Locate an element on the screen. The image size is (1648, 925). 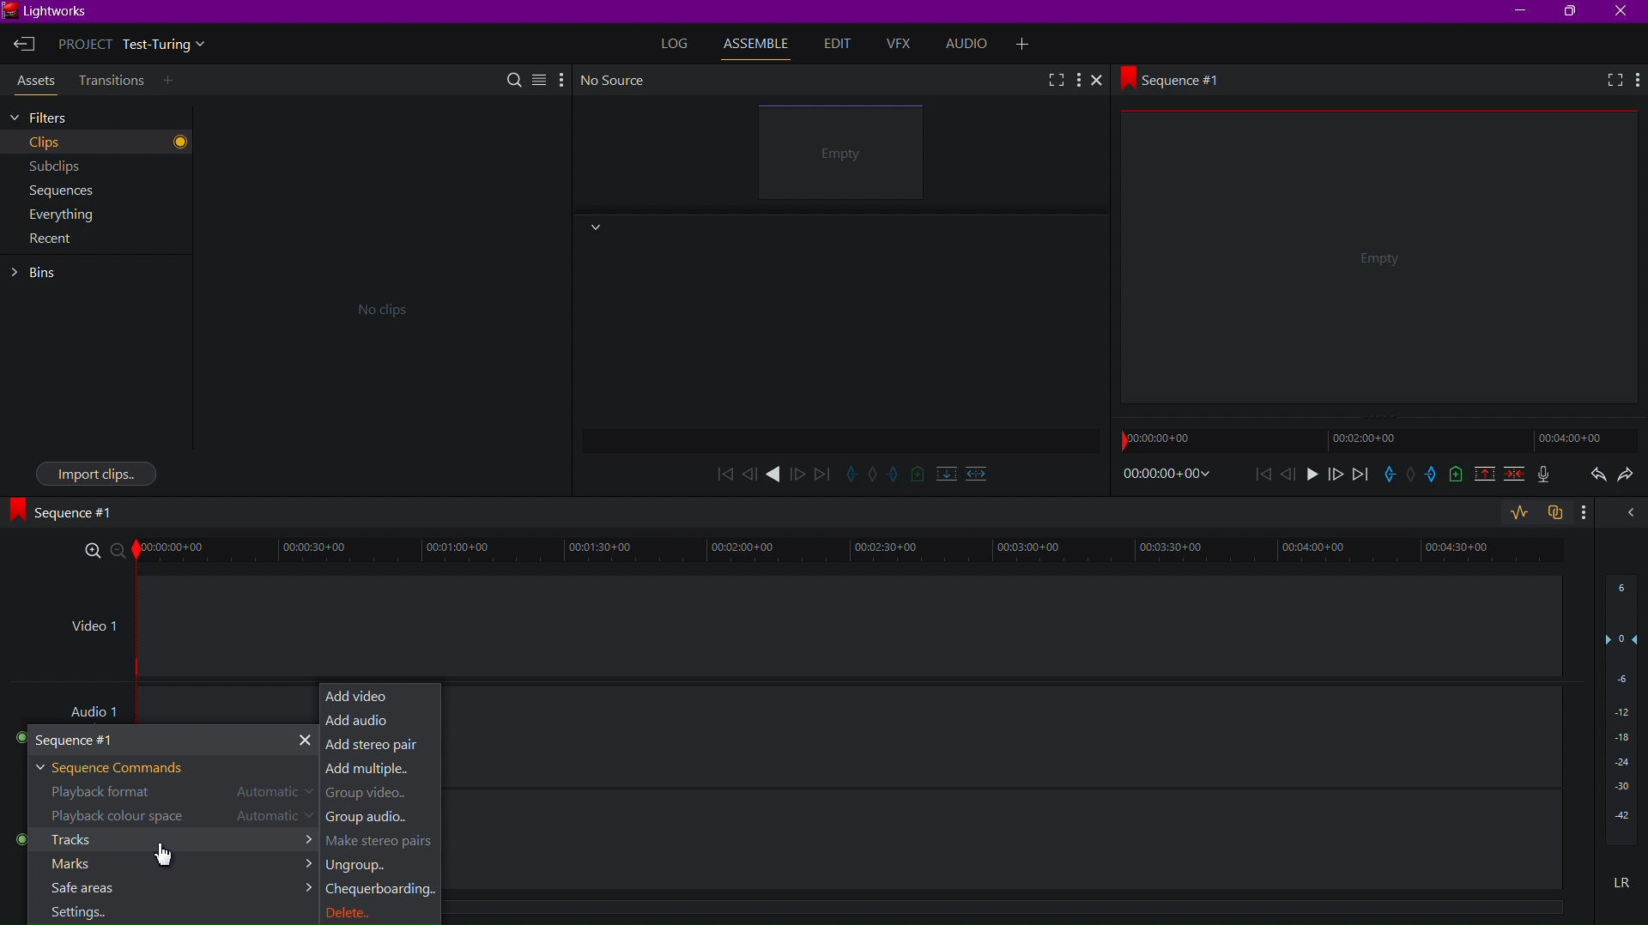
Assets is located at coordinates (33, 83).